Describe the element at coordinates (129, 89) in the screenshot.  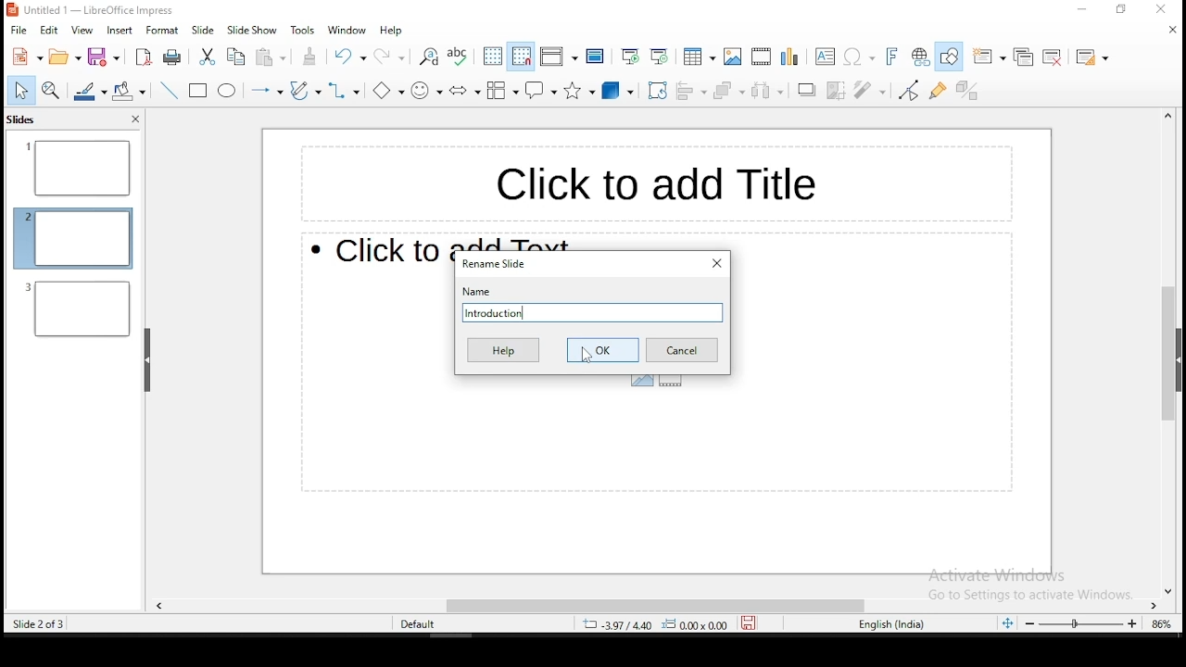
I see `paint bucket tool` at that location.